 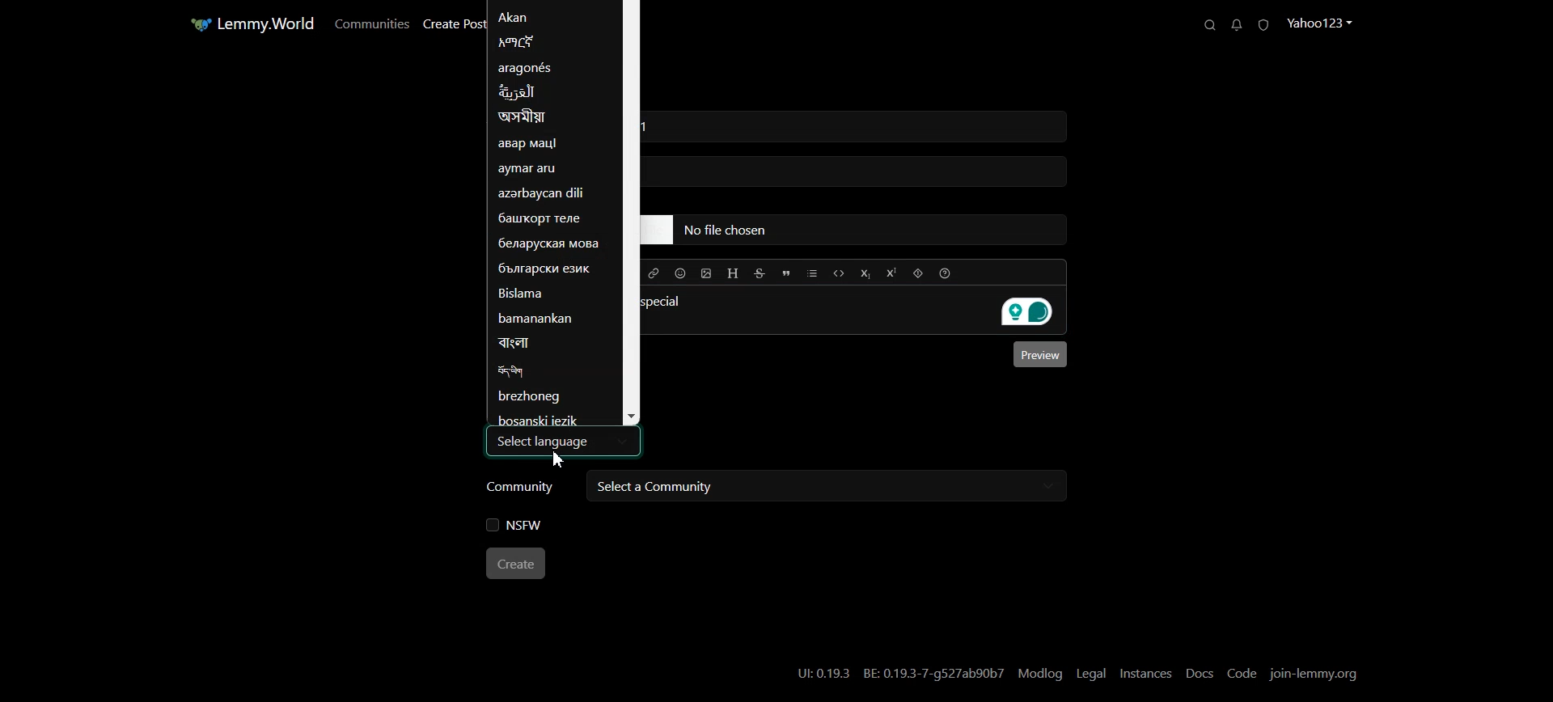 I want to click on Instances, so click(x=1146, y=674).